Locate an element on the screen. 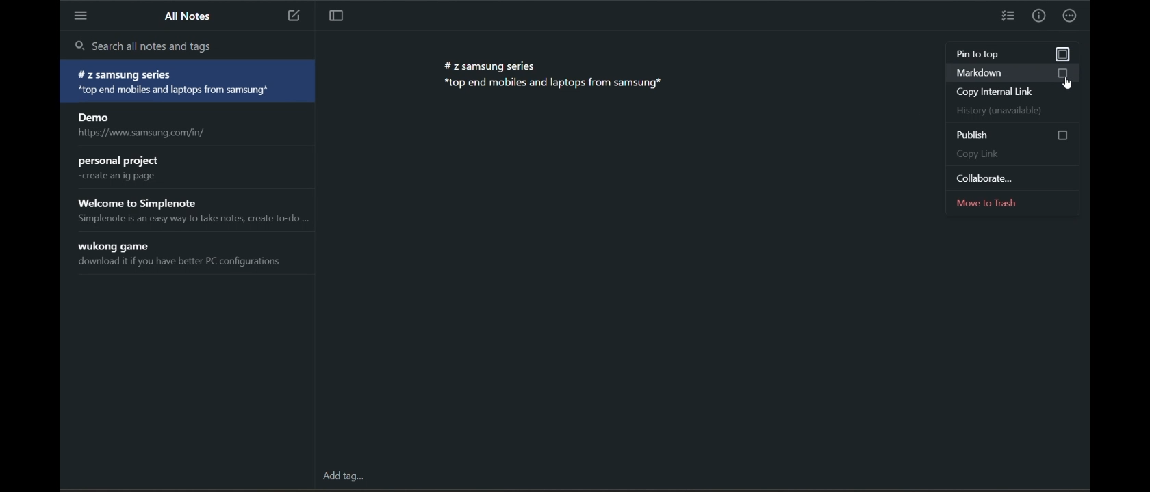 The image size is (1150, 492). all notes is located at coordinates (191, 18).